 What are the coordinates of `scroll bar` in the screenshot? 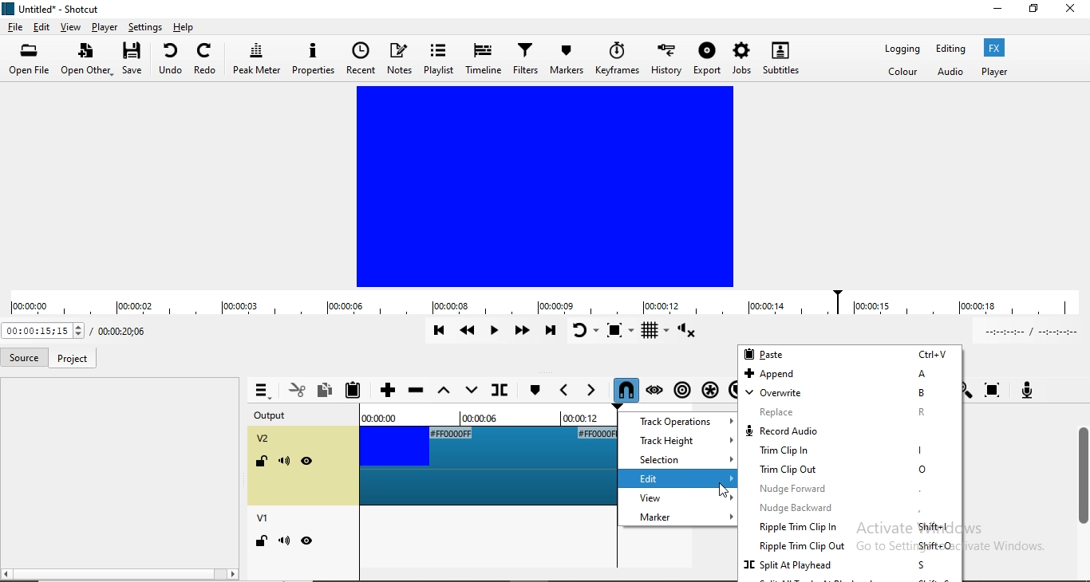 It's located at (1083, 470).